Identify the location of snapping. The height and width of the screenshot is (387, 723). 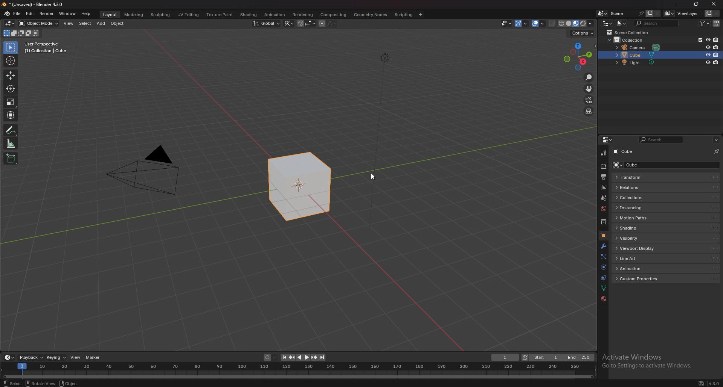
(307, 23).